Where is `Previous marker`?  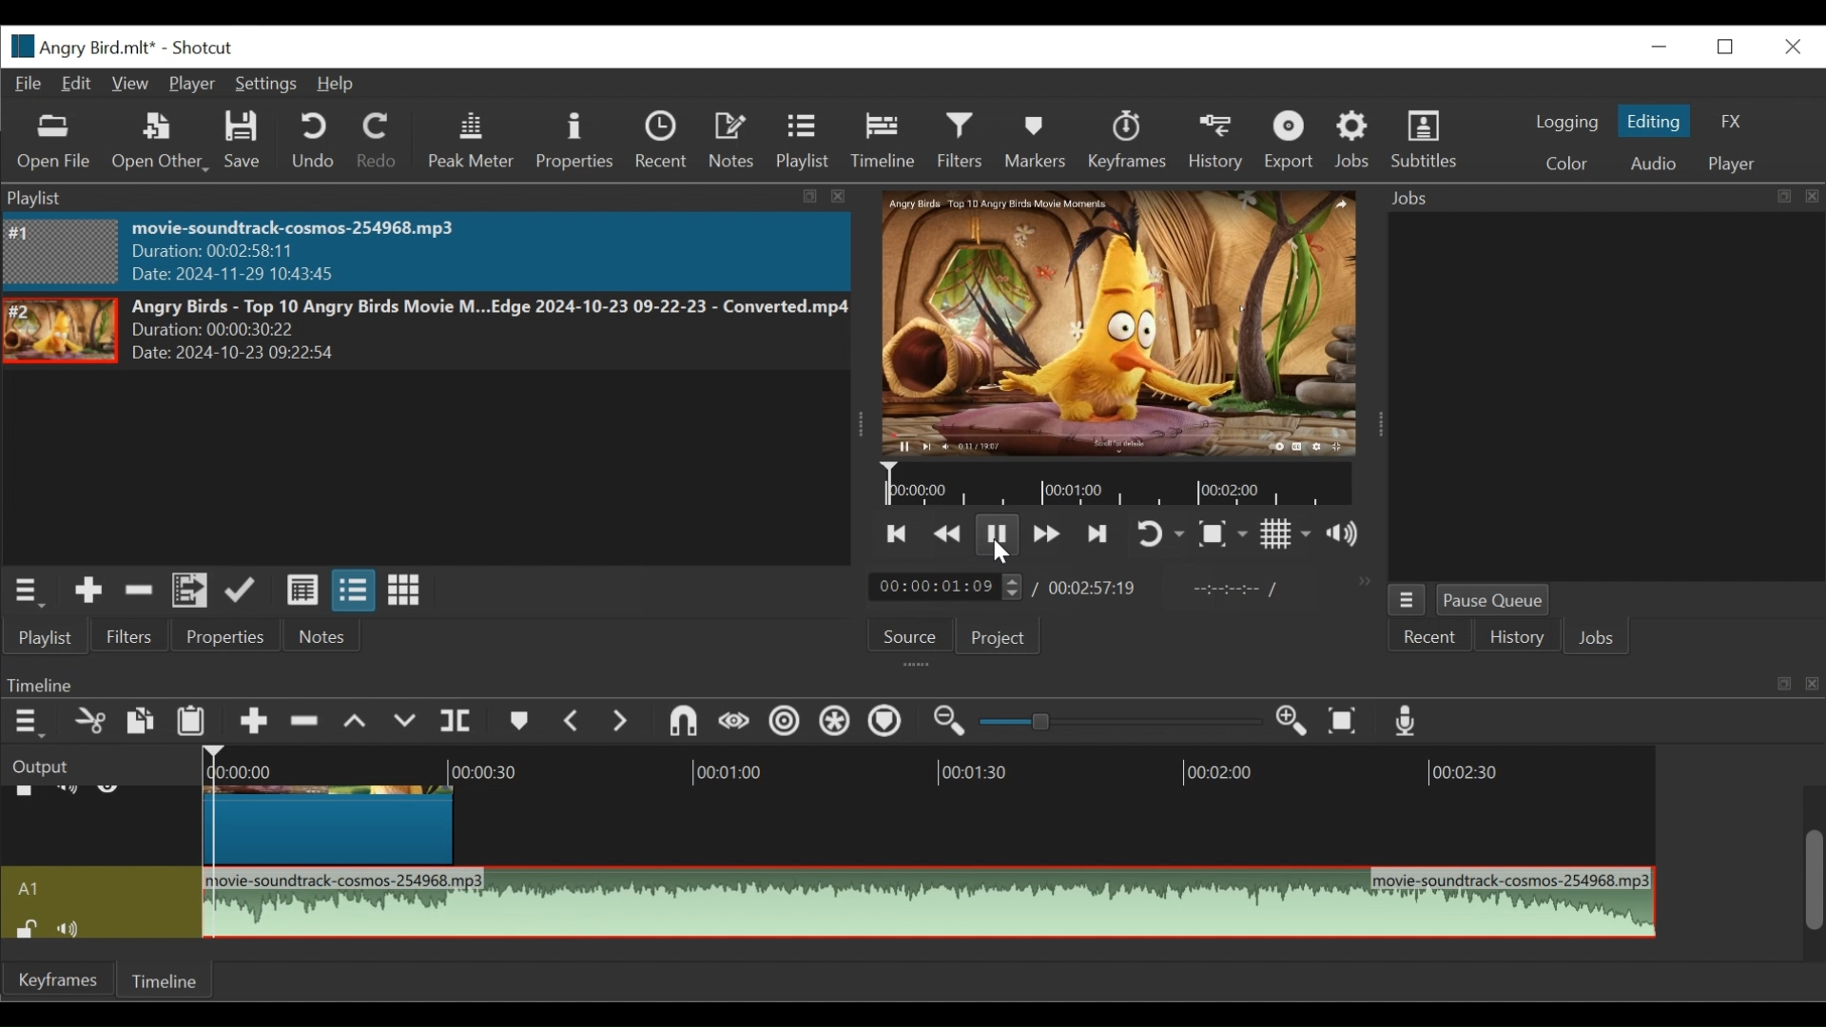 Previous marker is located at coordinates (572, 720).